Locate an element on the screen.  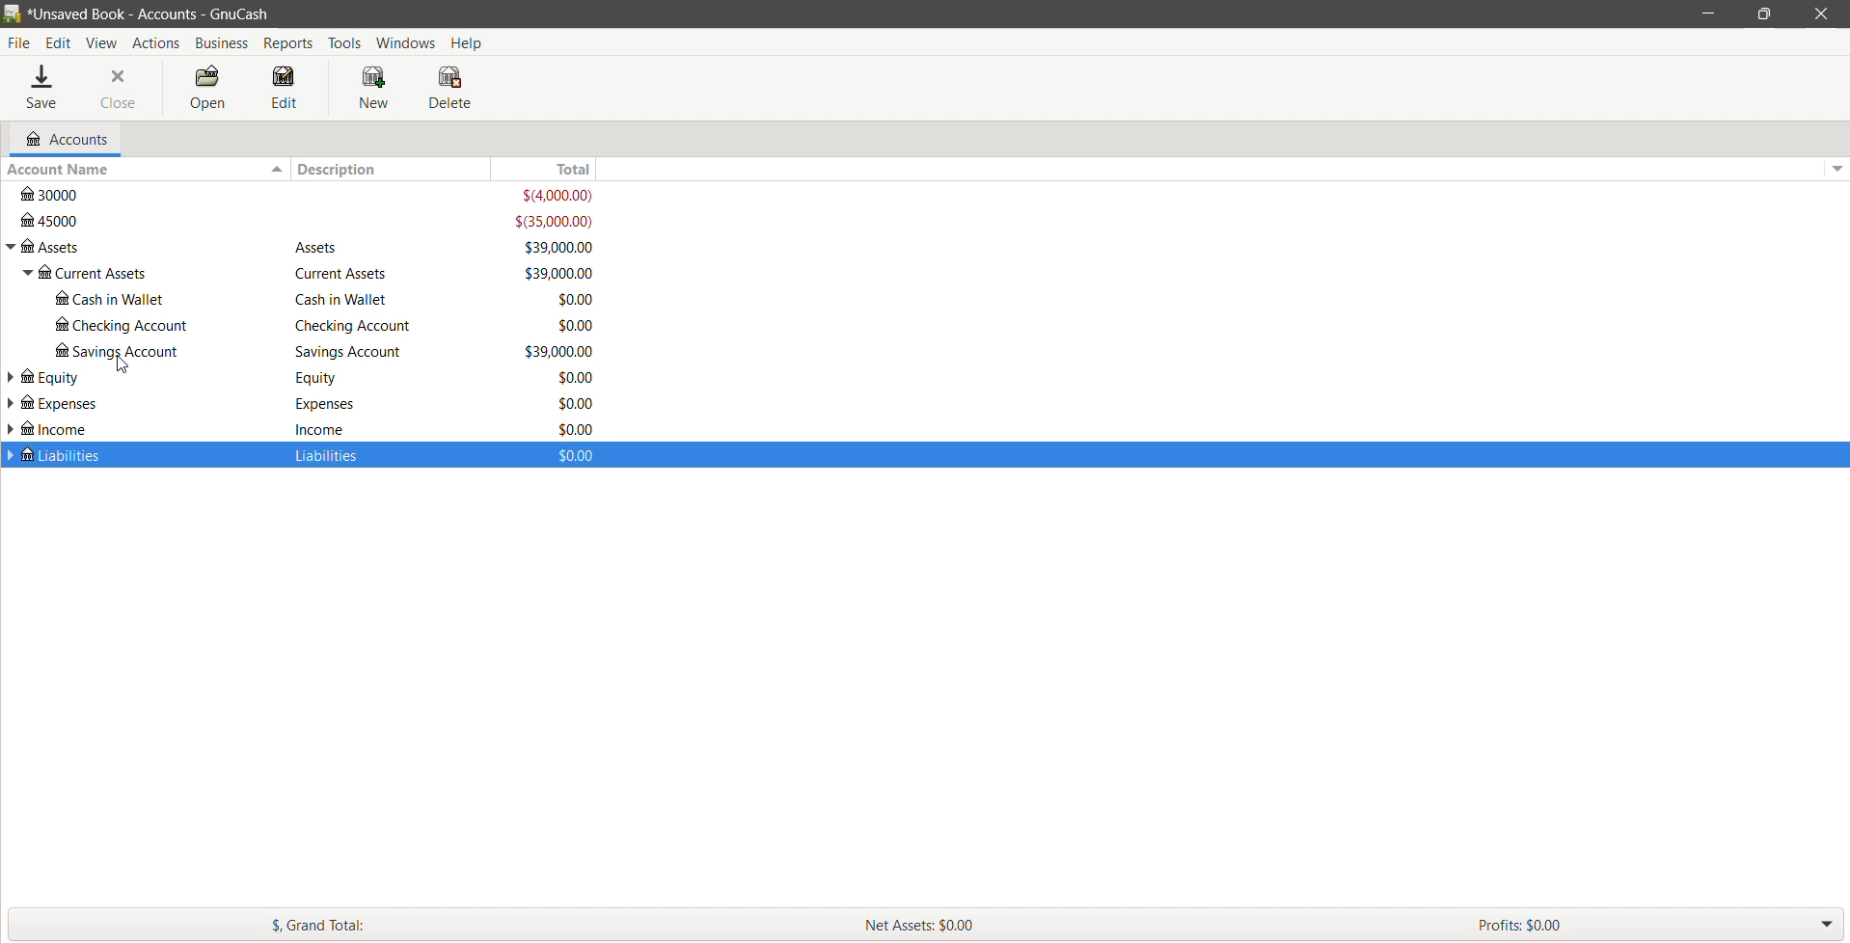
cash in wallet is located at coordinates (119, 300).